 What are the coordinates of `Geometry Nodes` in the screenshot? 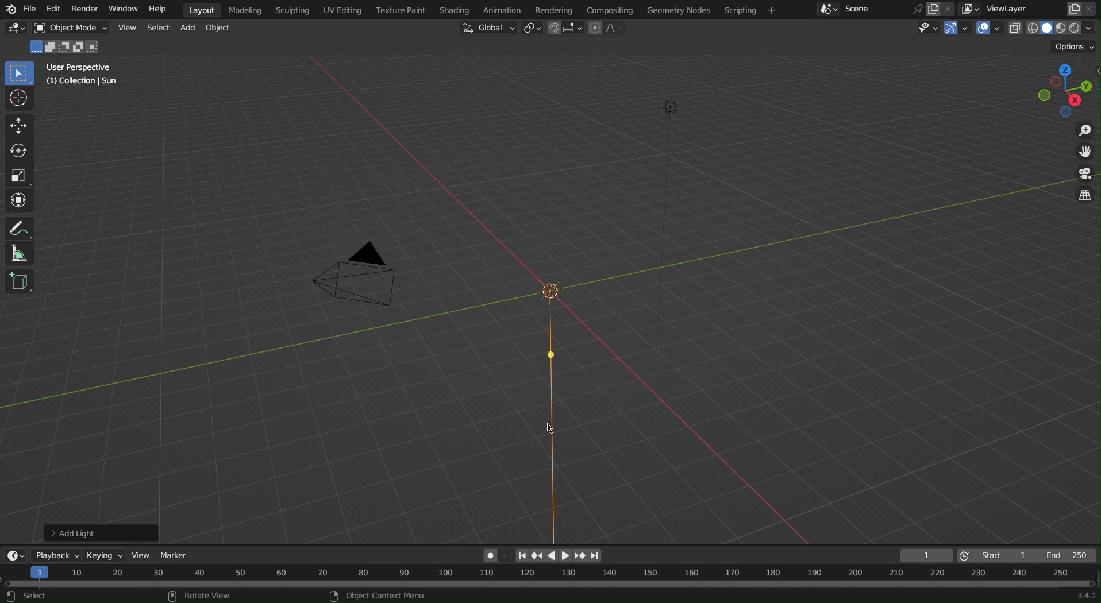 It's located at (677, 9).